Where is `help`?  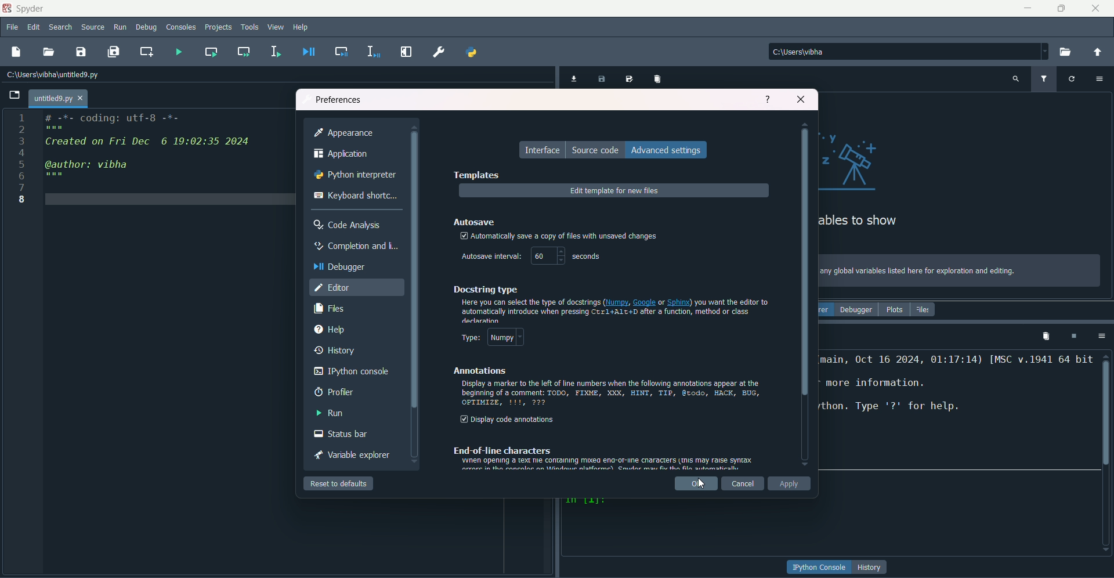
help is located at coordinates (768, 100).